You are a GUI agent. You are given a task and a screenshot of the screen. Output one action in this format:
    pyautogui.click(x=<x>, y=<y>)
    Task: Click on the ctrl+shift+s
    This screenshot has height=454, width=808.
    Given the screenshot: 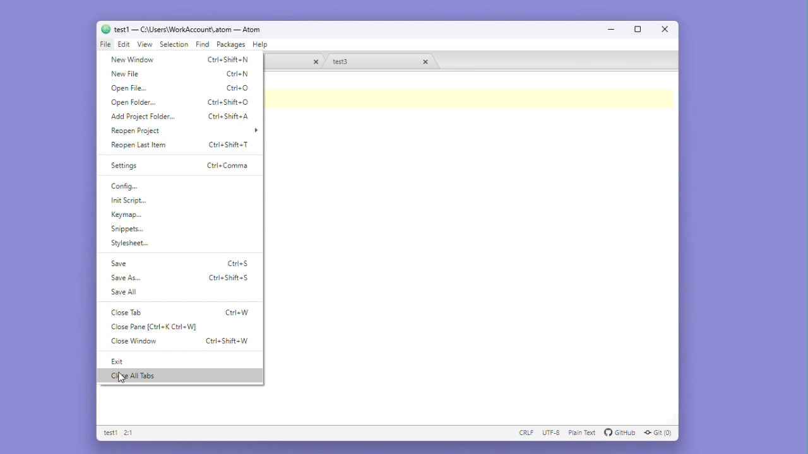 What is the action you would take?
    pyautogui.click(x=233, y=277)
    